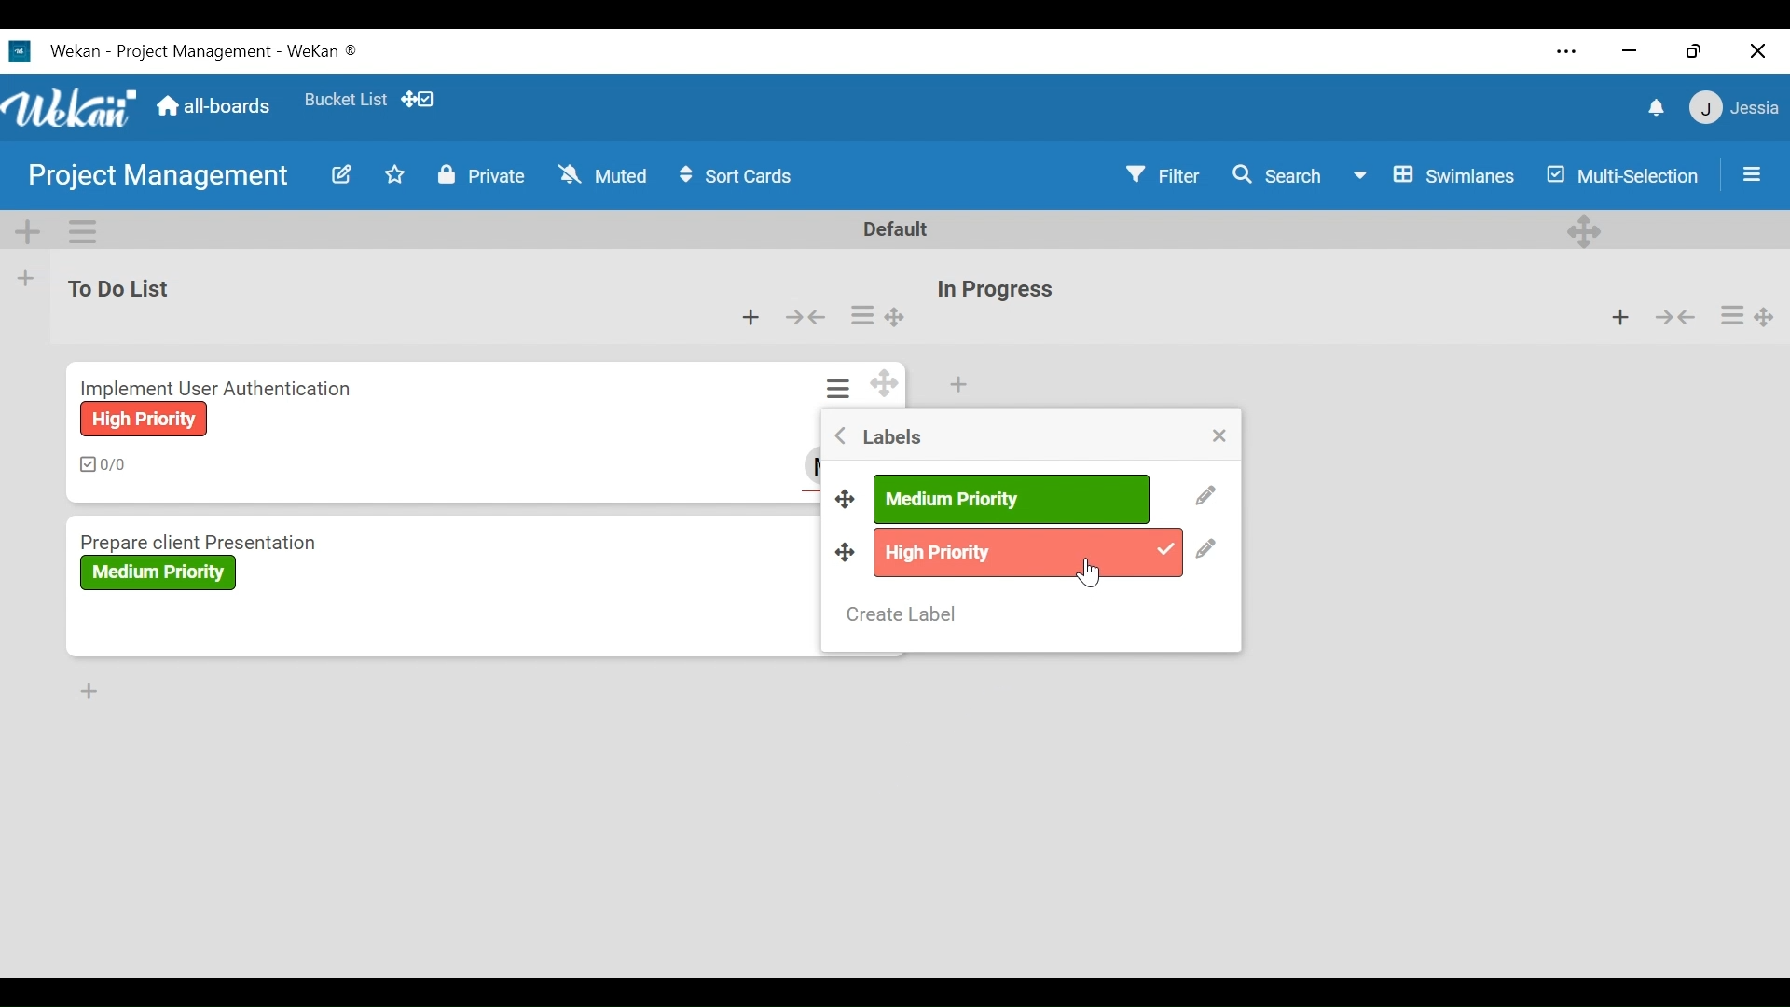  I want to click on Board Name, so click(159, 178).